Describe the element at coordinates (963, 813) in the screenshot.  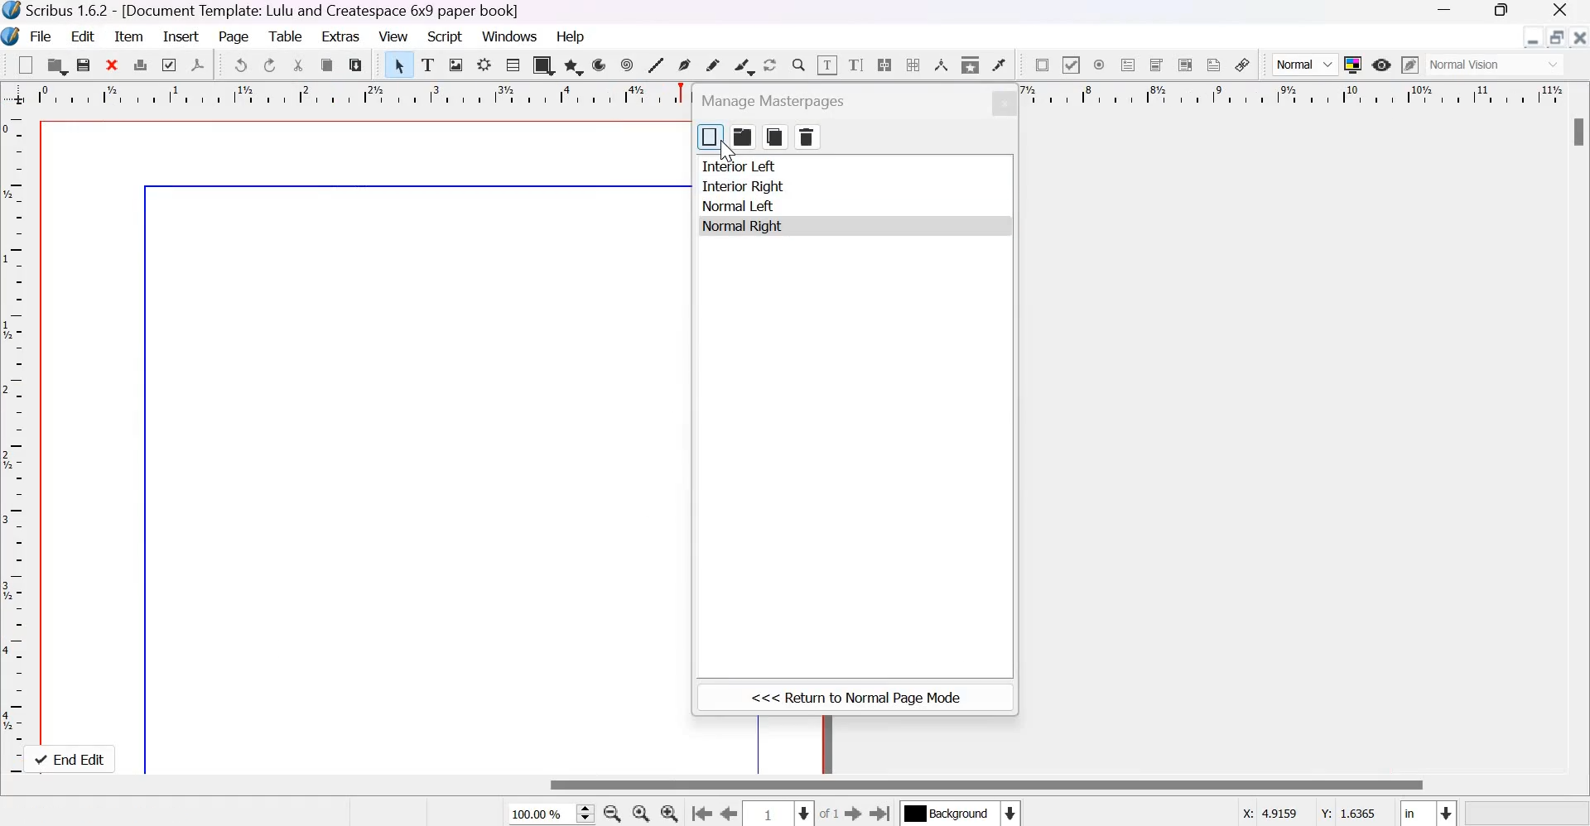
I see `Select the current layer` at that location.